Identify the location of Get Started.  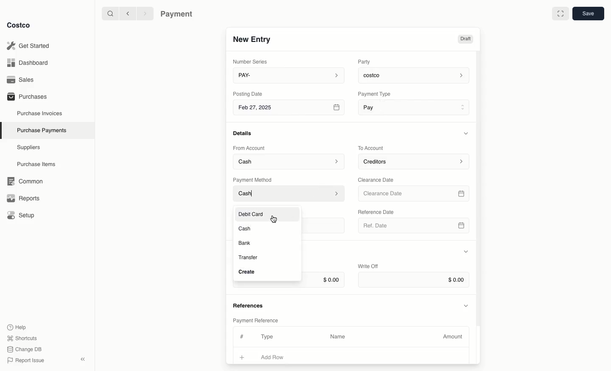
(30, 46).